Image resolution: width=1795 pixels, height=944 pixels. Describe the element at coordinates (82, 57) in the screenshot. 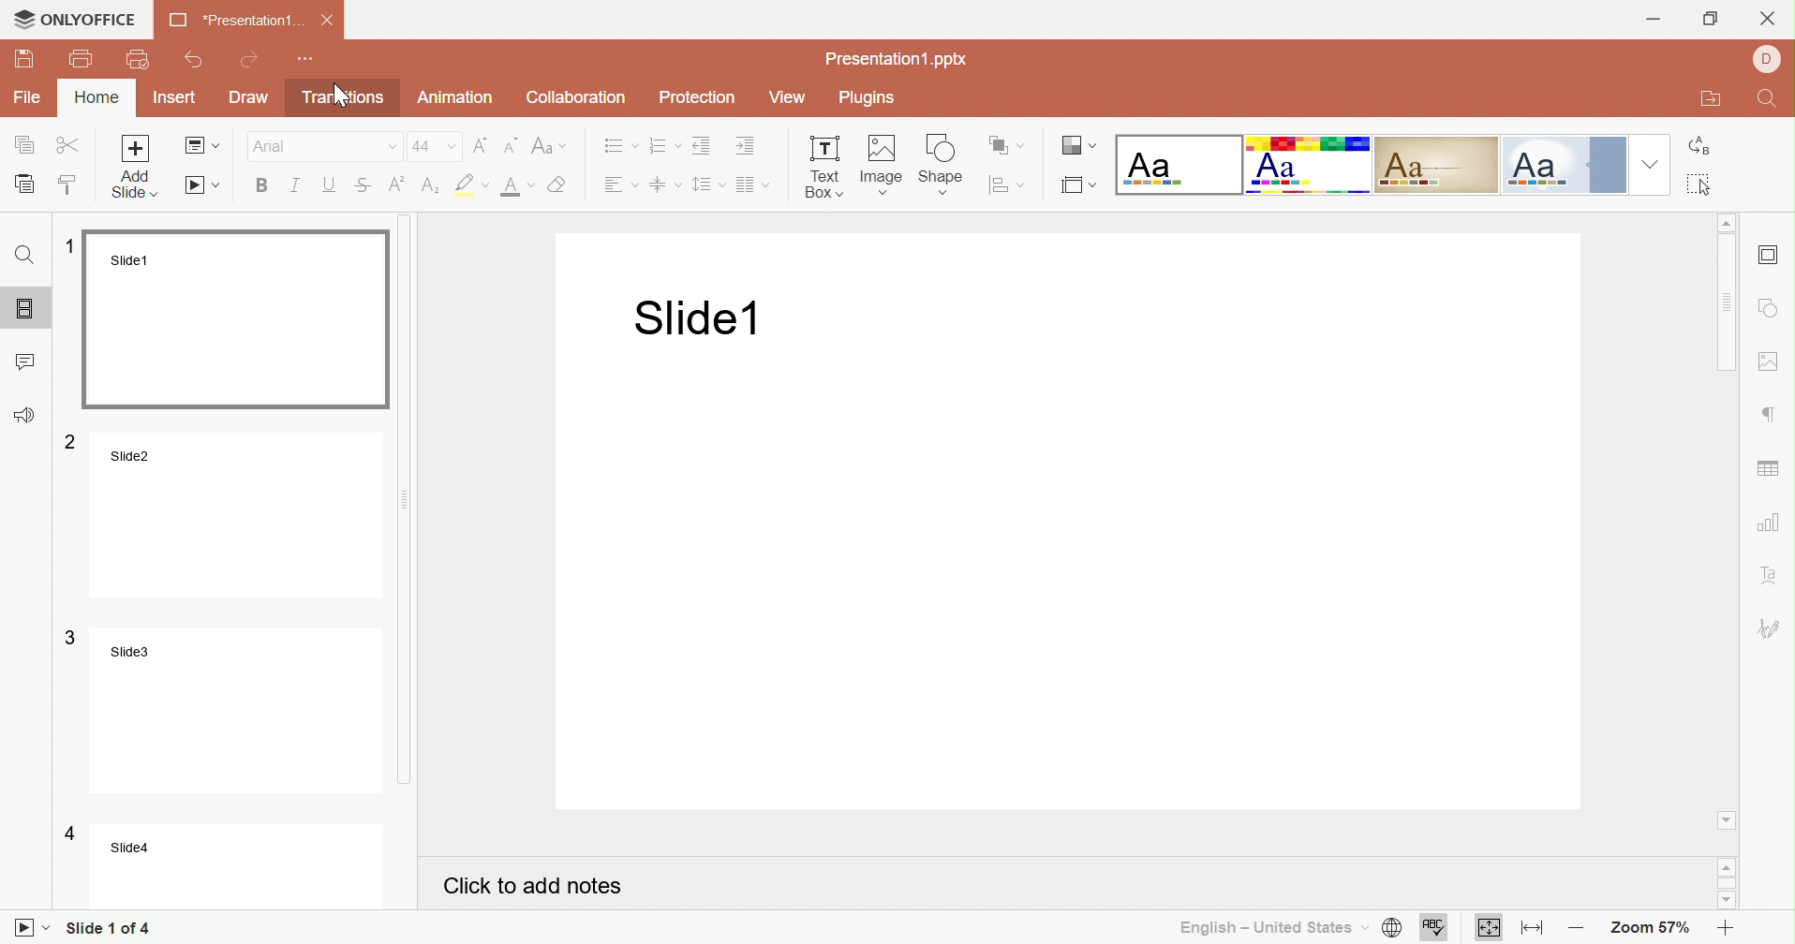

I see `Print file` at that location.